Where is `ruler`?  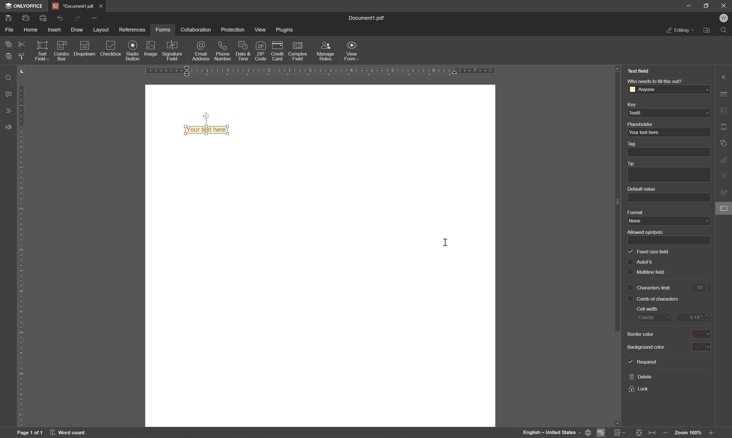 ruler is located at coordinates (23, 256).